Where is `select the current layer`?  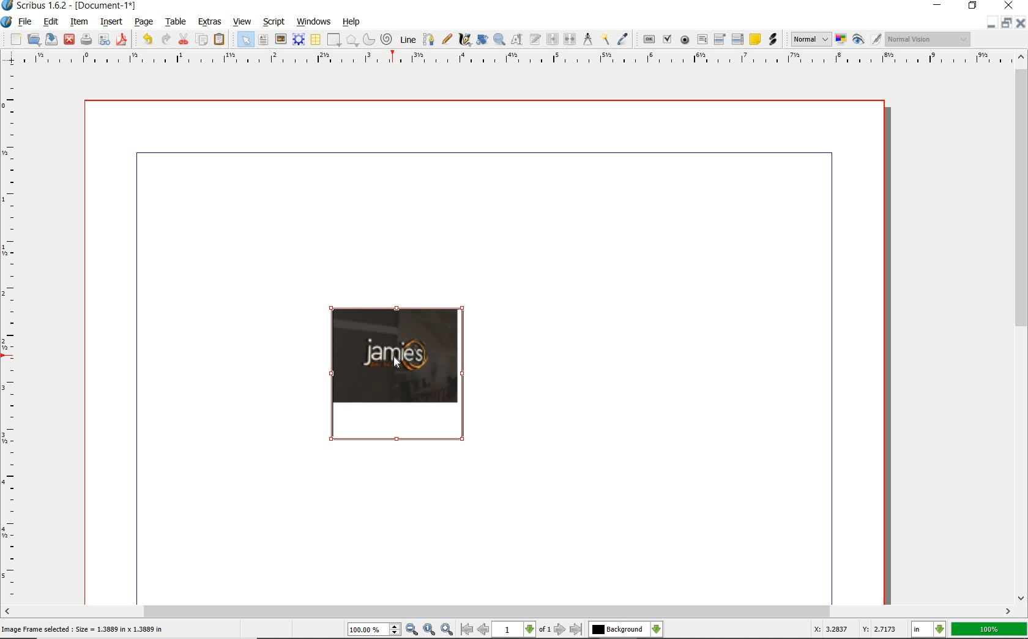
select the current layer is located at coordinates (625, 630).